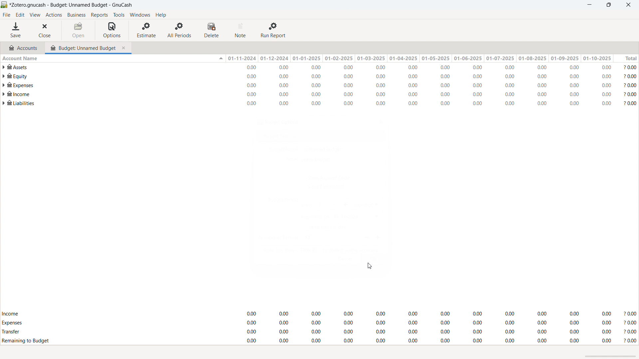  I want to click on note, so click(241, 30).